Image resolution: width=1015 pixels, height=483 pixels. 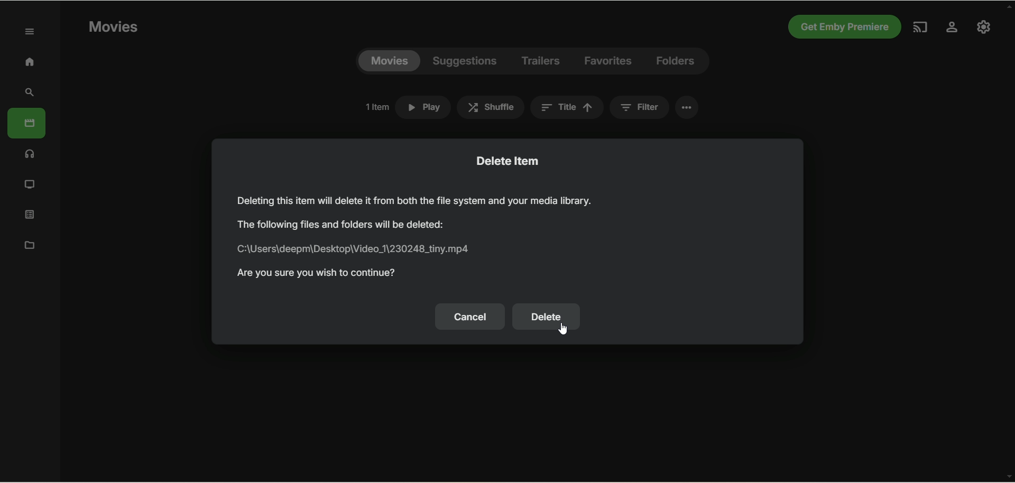 I want to click on movies, so click(x=26, y=123).